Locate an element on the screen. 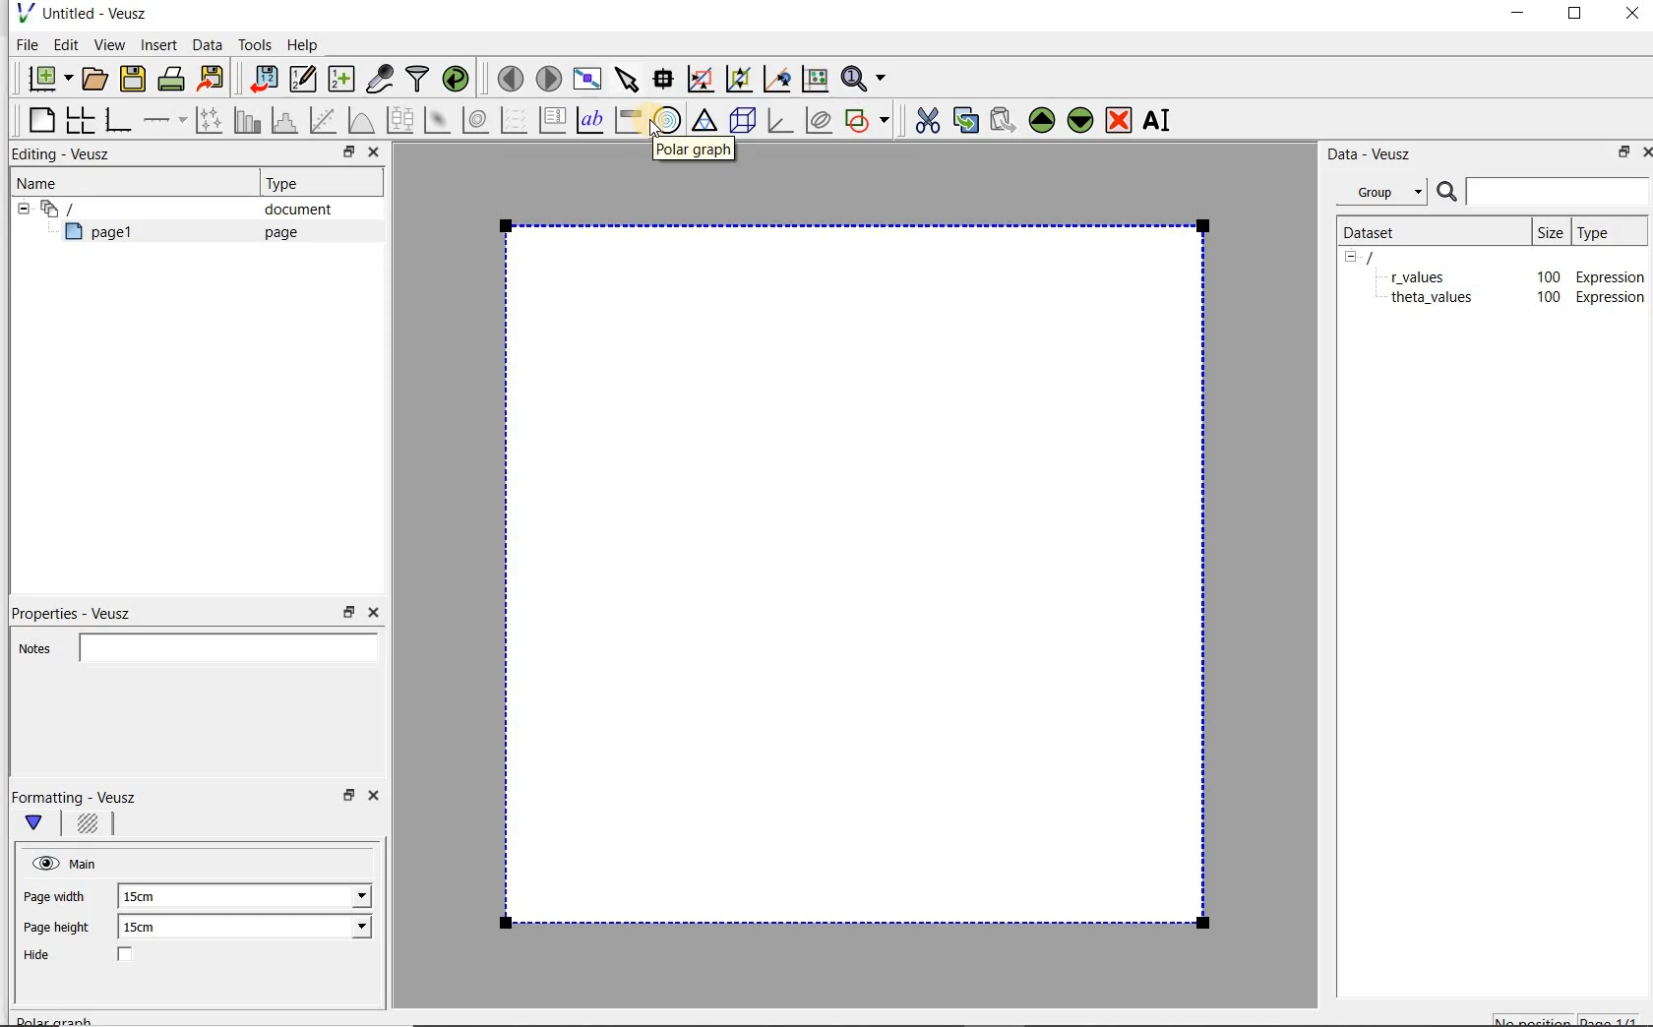 Image resolution: width=1653 pixels, height=1027 pixels. Close is located at coordinates (1643, 151).